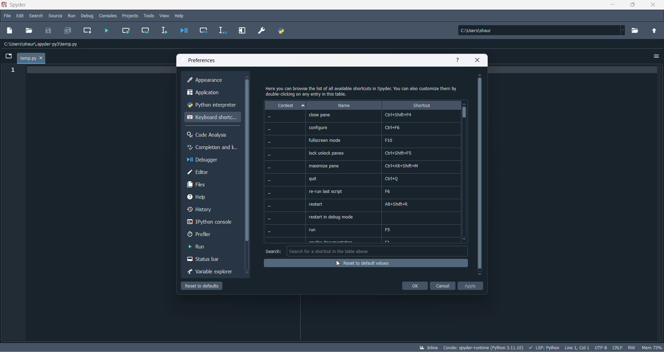 Image resolution: width=664 pixels, height=352 pixels. Describe the element at coordinates (428, 347) in the screenshot. I see `inline` at that location.